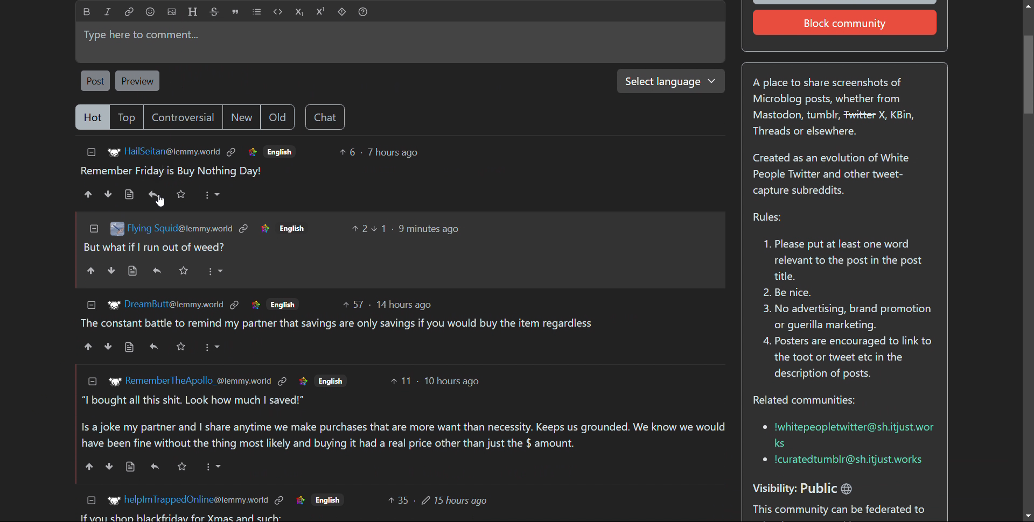 This screenshot has width=1034, height=522. Describe the element at coordinates (257, 12) in the screenshot. I see `list` at that location.